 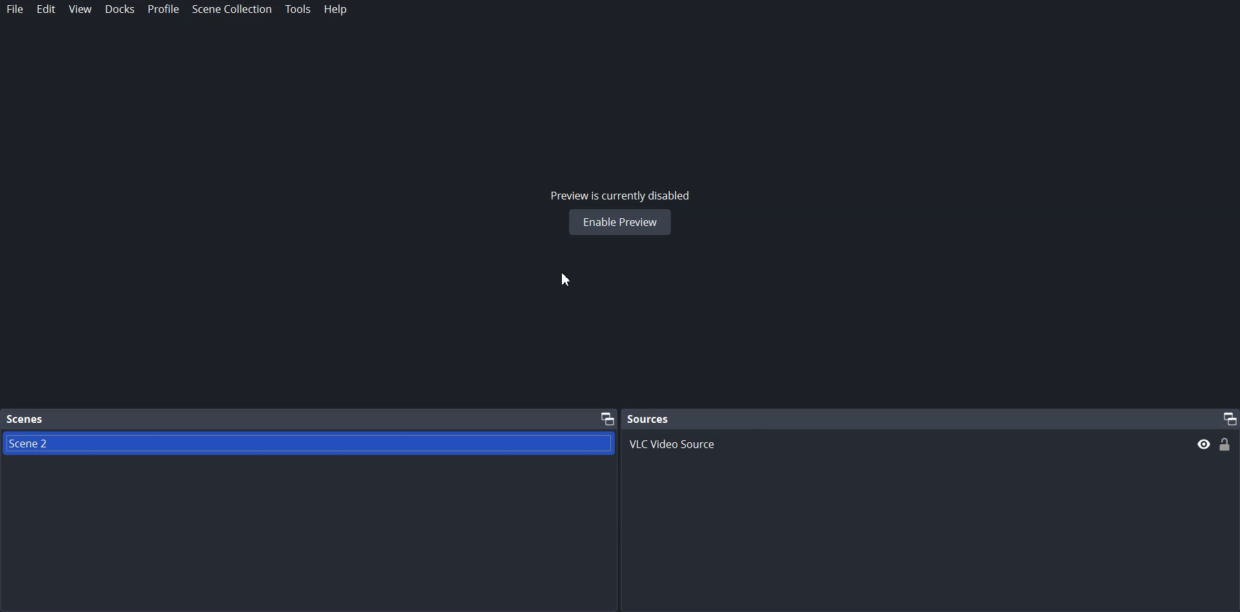 I want to click on Preview is currently disabled, so click(x=617, y=192).